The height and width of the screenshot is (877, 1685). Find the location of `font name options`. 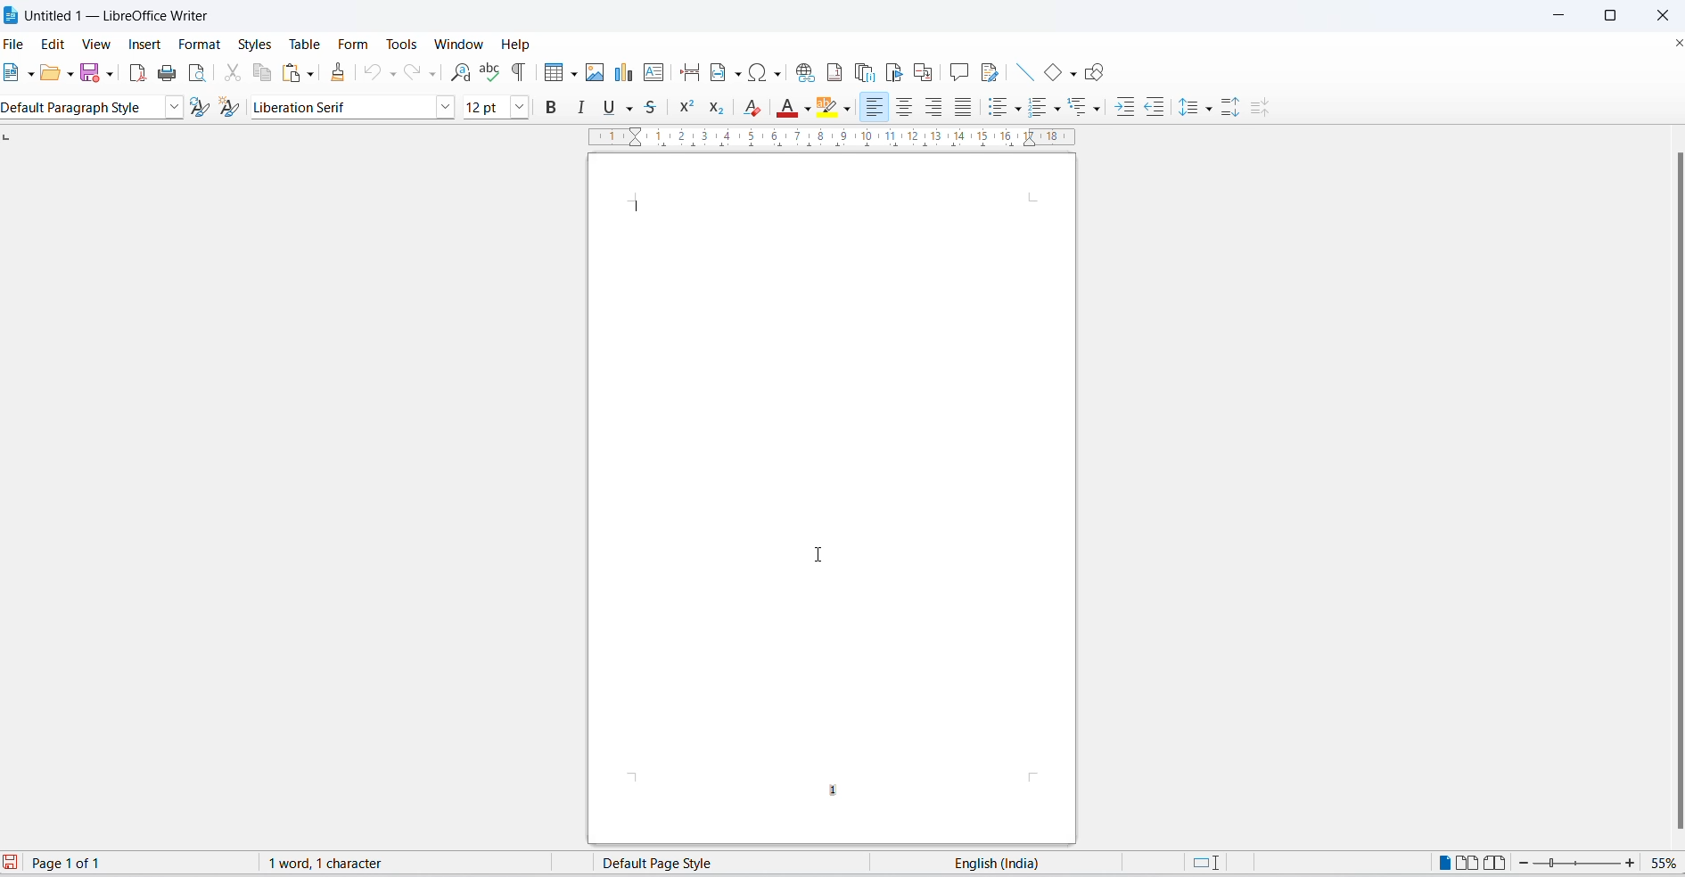

font name options is located at coordinates (444, 106).